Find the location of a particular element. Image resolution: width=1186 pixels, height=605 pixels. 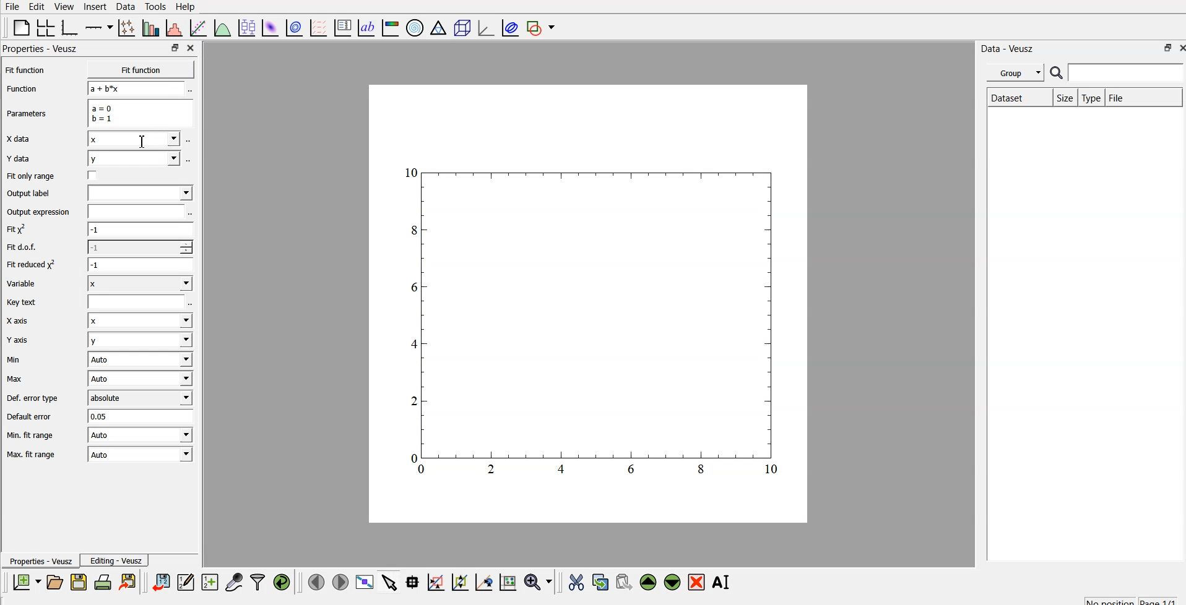

ternary graph is located at coordinates (438, 29).